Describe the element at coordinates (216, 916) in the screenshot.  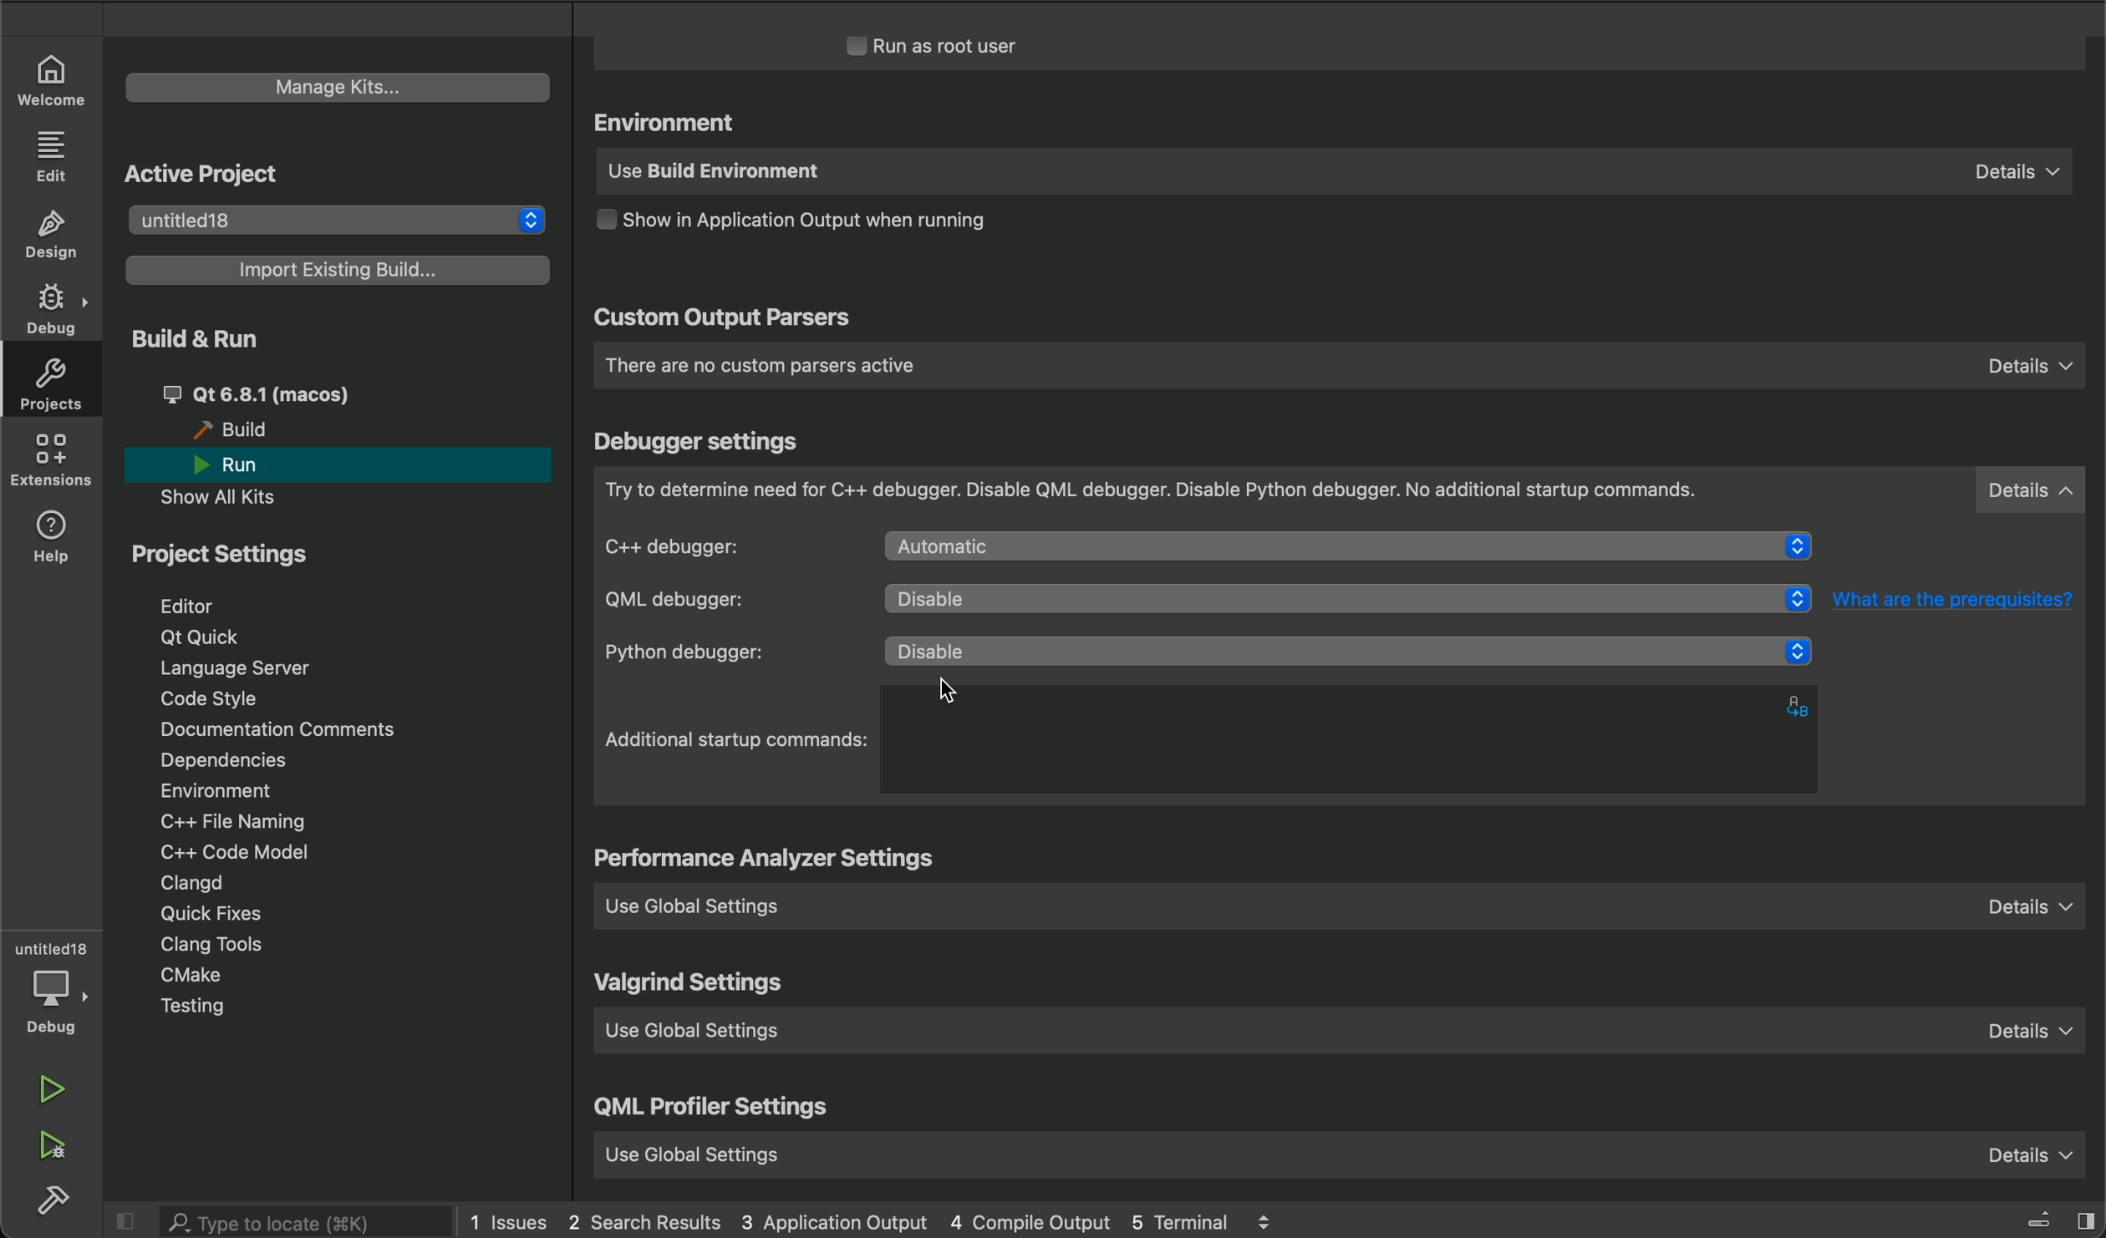
I see `quick ` at that location.